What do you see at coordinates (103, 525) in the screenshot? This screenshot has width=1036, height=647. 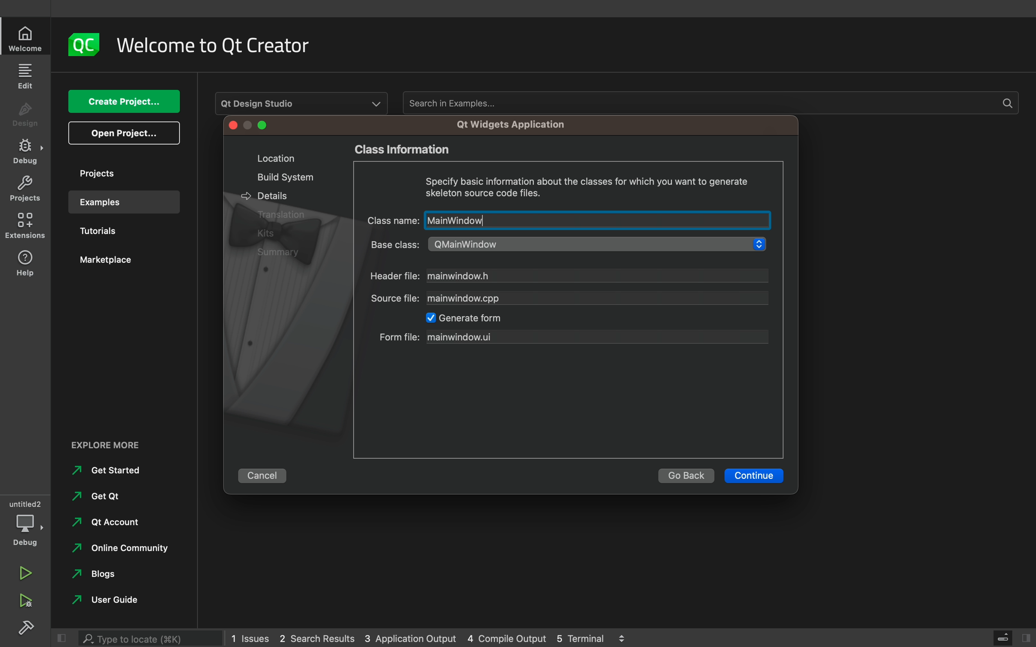 I see `Qt account` at bounding box center [103, 525].